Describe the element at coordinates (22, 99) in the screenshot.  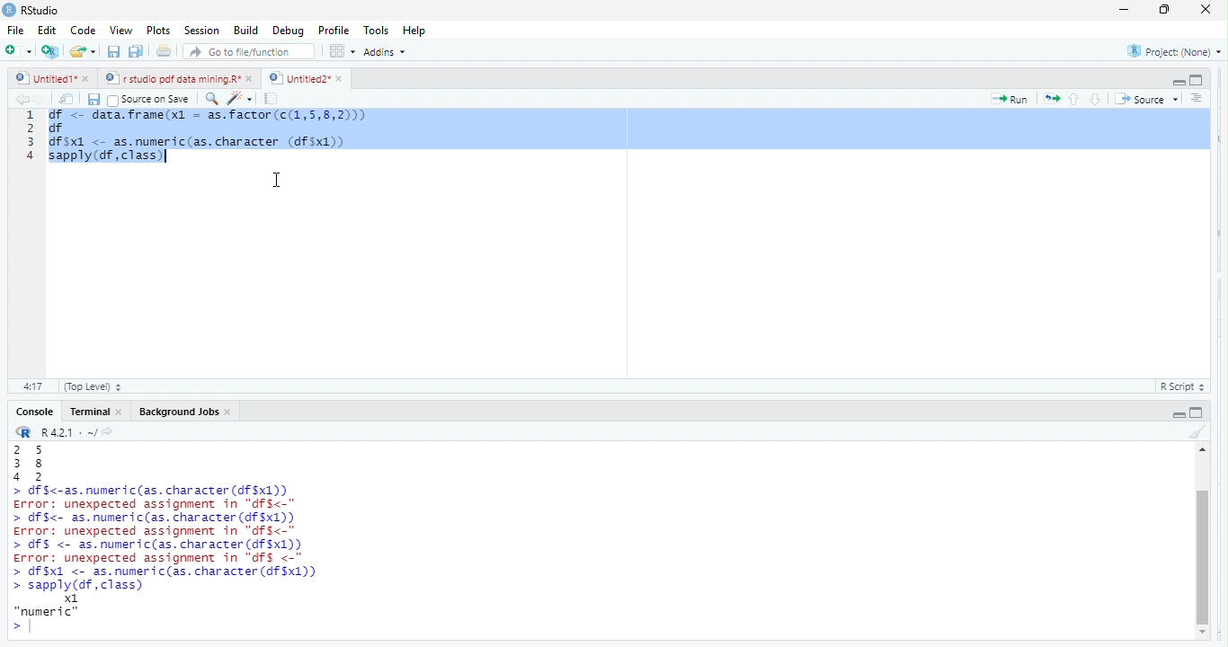
I see `go back to the previous source location` at that location.